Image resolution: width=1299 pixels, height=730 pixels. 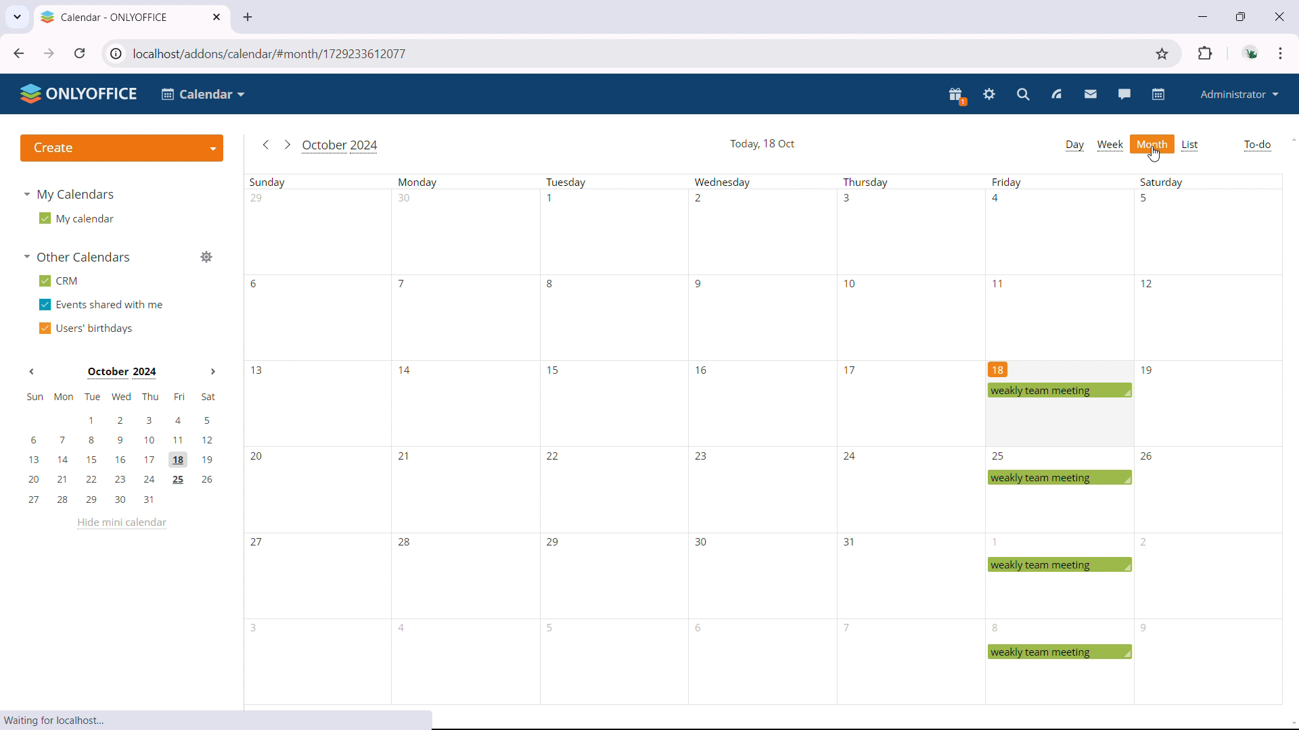 What do you see at coordinates (115, 54) in the screenshot?
I see `view site information` at bounding box center [115, 54].